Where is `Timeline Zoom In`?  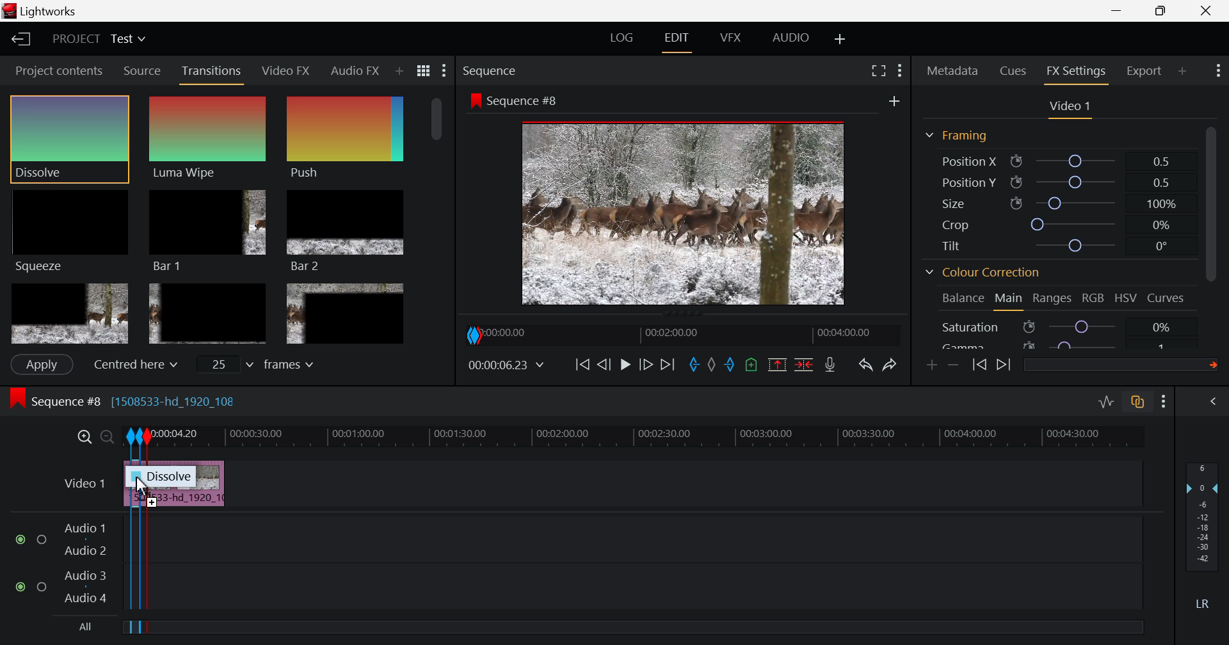
Timeline Zoom In is located at coordinates (85, 437).